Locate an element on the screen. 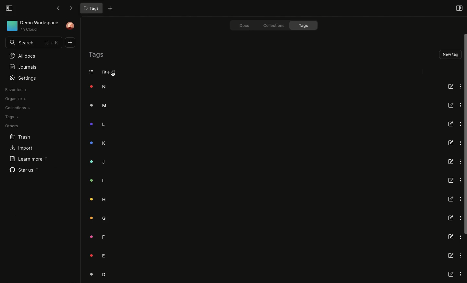 This screenshot has width=467, height=283. Options is located at coordinates (461, 275).